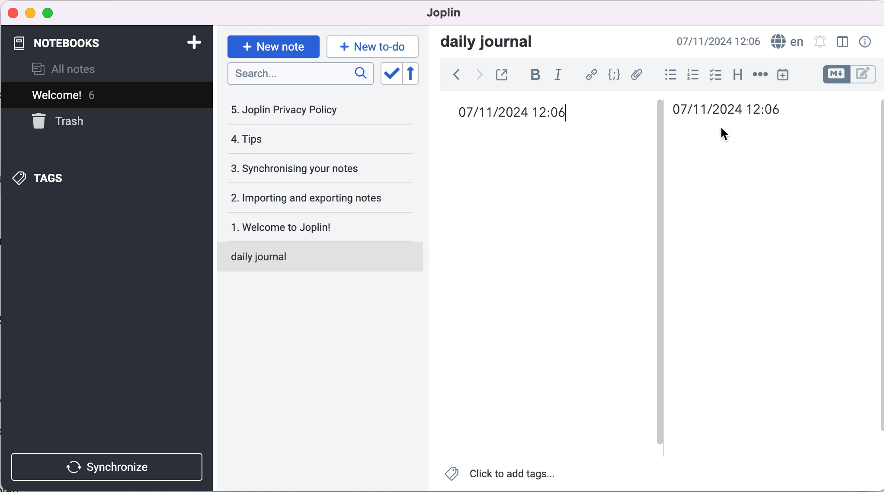 The image size is (884, 492). Describe the element at coordinates (667, 74) in the screenshot. I see `bulleted list` at that location.